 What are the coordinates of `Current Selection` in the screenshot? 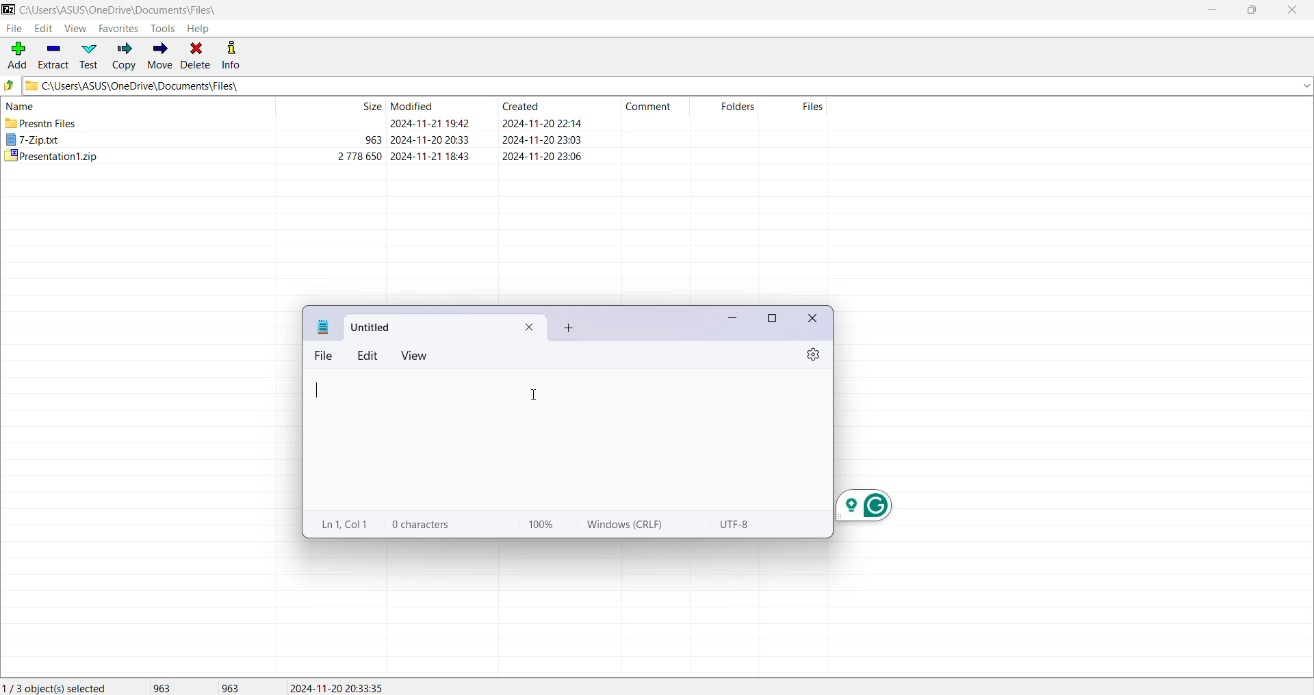 It's located at (57, 687).